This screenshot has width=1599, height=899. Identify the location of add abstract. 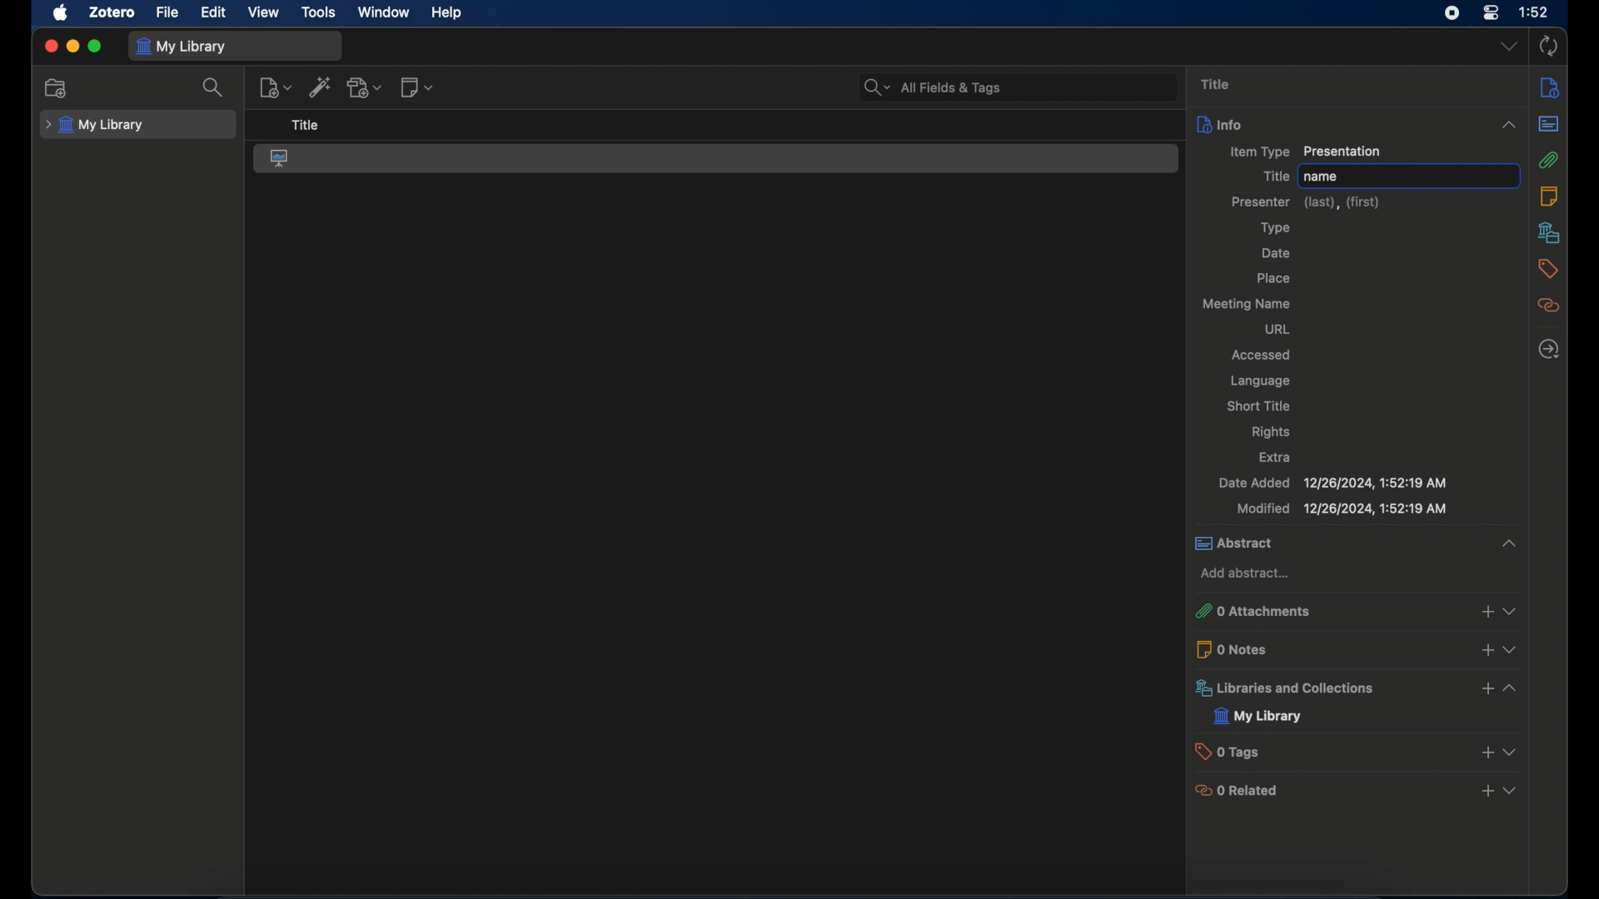
(1248, 573).